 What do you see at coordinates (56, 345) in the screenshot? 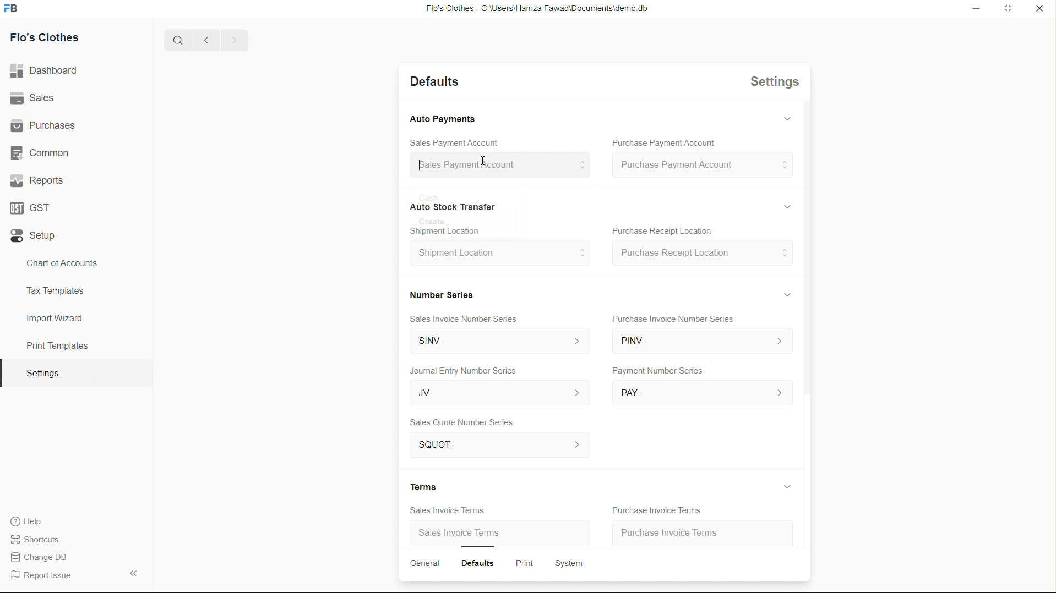
I see `Print Templates` at bounding box center [56, 345].